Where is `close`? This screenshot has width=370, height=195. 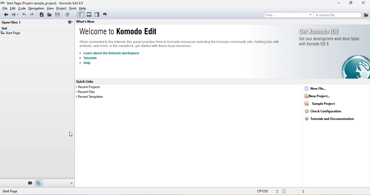 close is located at coordinates (362, 4).